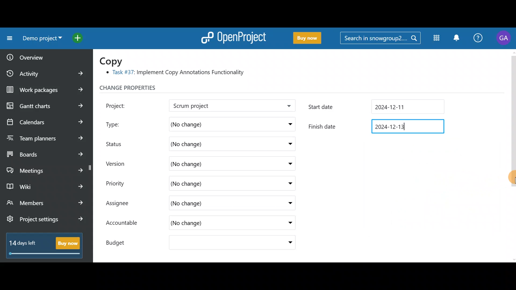 This screenshot has width=516, height=290. I want to click on Meetings, so click(45, 169).